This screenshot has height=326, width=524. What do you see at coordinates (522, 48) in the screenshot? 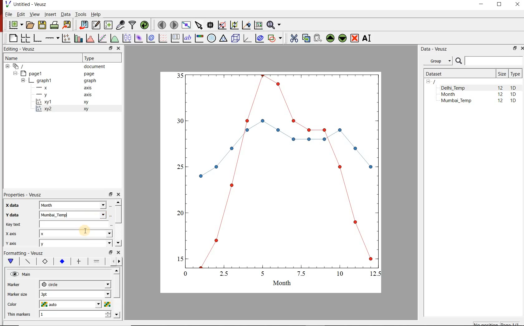
I see `CLOSE` at bounding box center [522, 48].